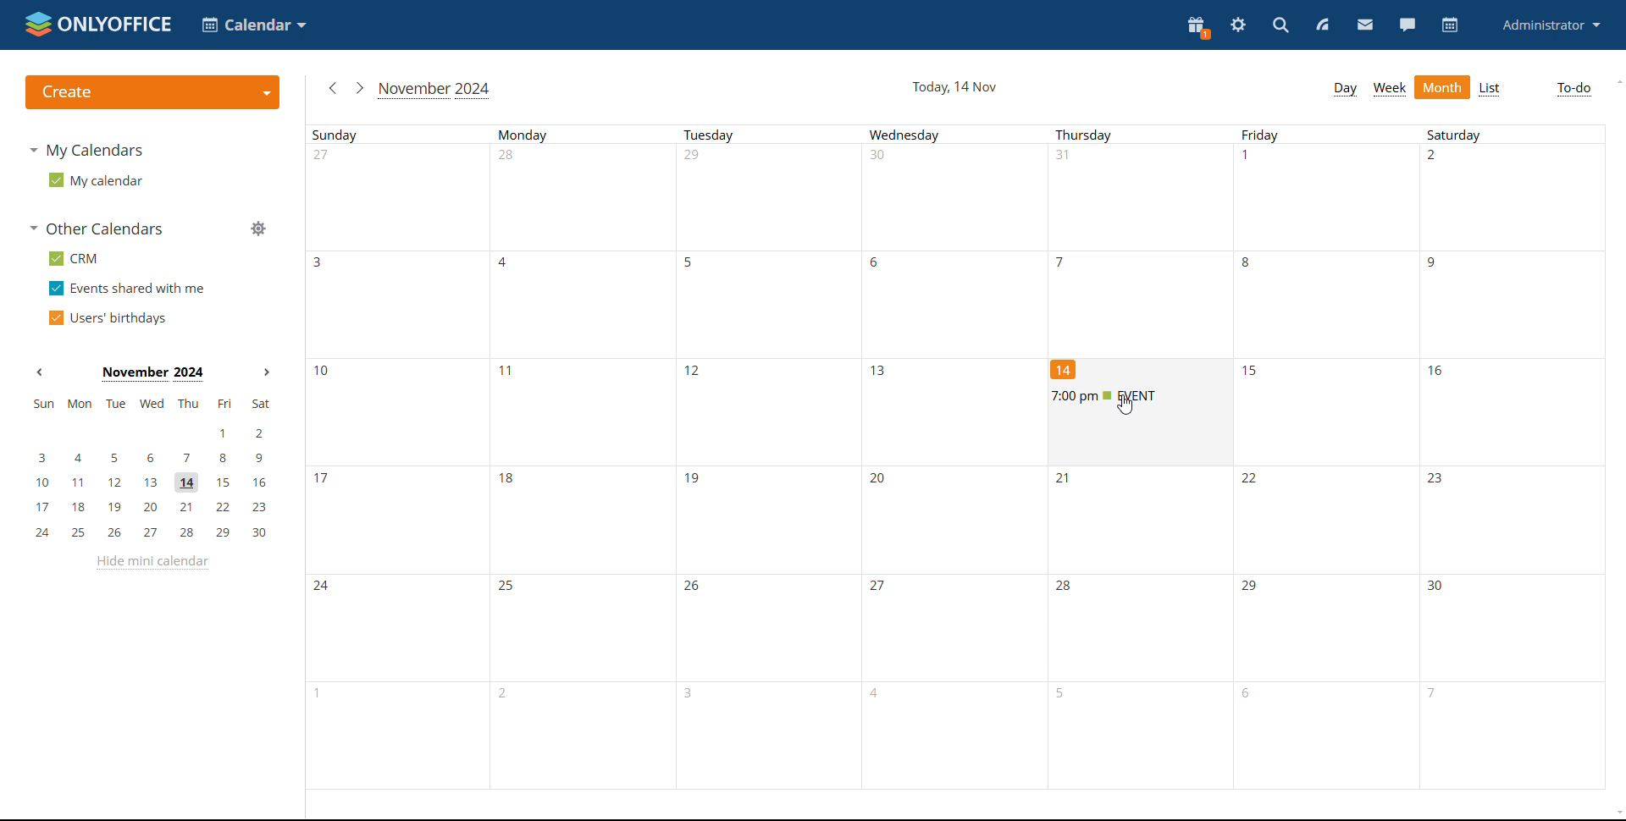 The width and height of the screenshot is (1626, 821). What do you see at coordinates (40, 372) in the screenshot?
I see `previous month` at bounding box center [40, 372].